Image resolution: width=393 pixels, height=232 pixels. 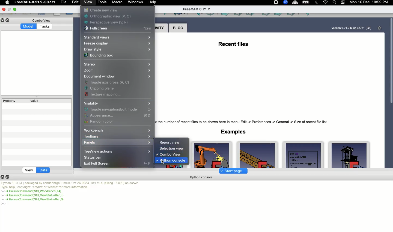 I want to click on Visibility , so click(x=117, y=104).